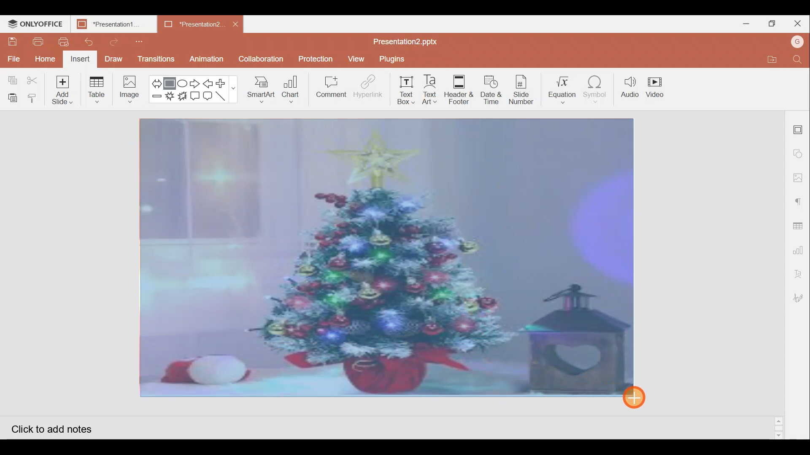 The height and width of the screenshot is (455, 810). I want to click on Text box, so click(402, 91).